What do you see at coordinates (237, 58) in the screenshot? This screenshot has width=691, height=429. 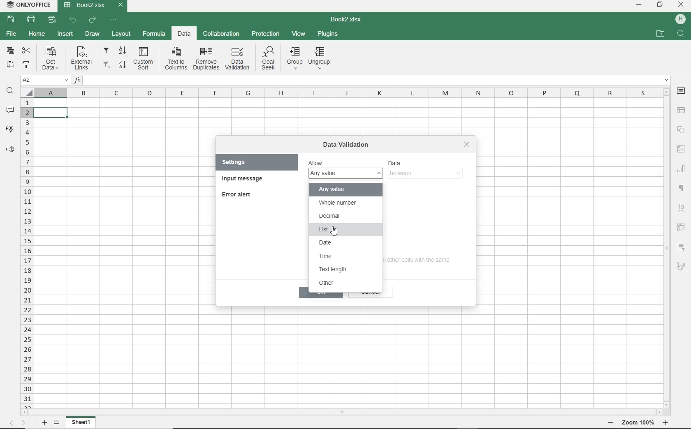 I see `data validation` at bounding box center [237, 58].